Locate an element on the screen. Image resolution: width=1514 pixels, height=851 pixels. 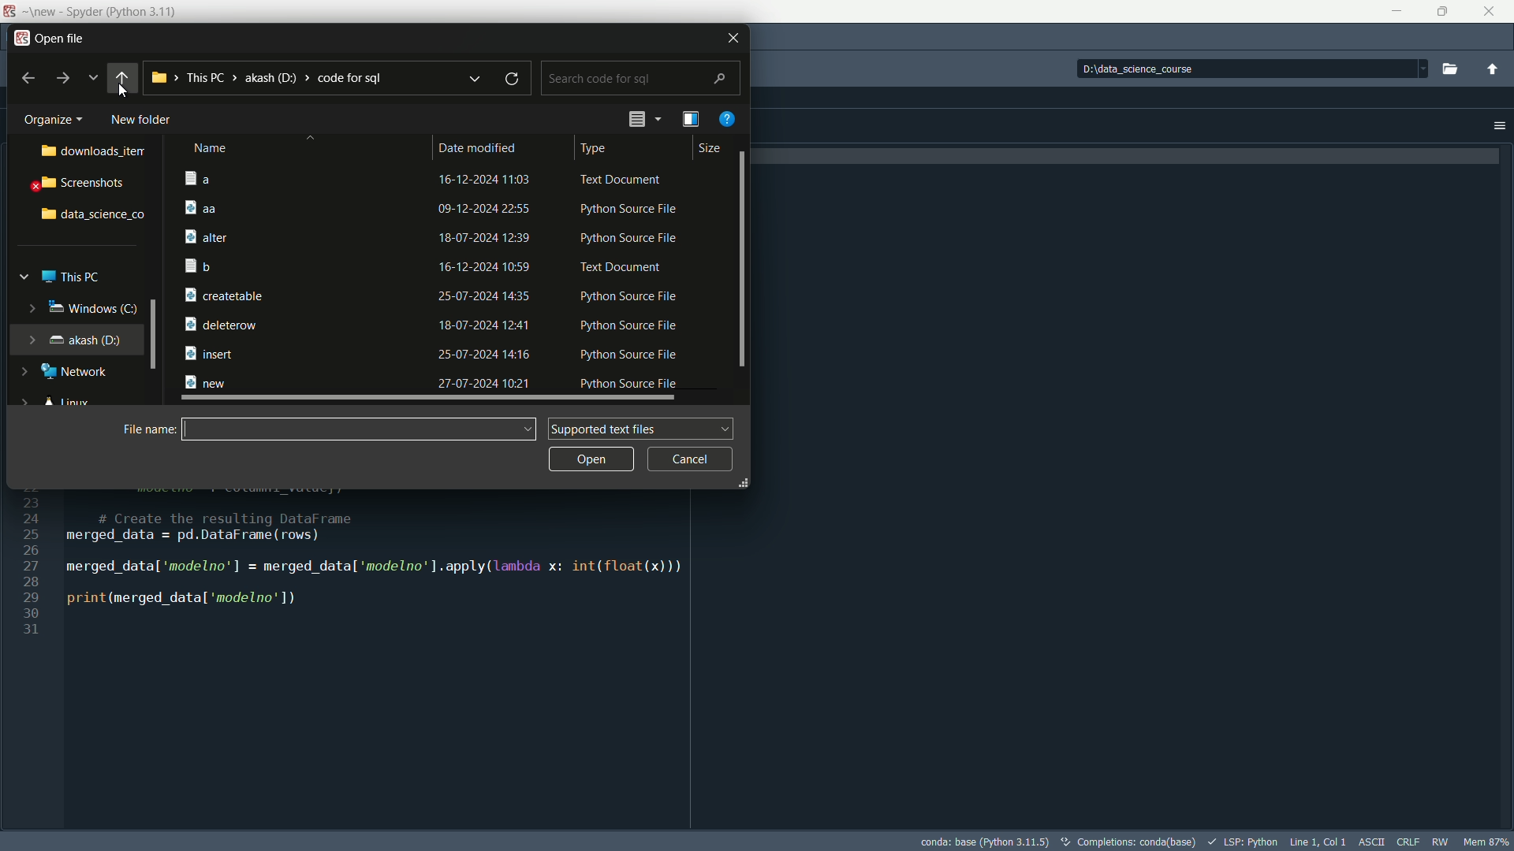
16-12-2024 11:03 Text Document is located at coordinates (475, 182).